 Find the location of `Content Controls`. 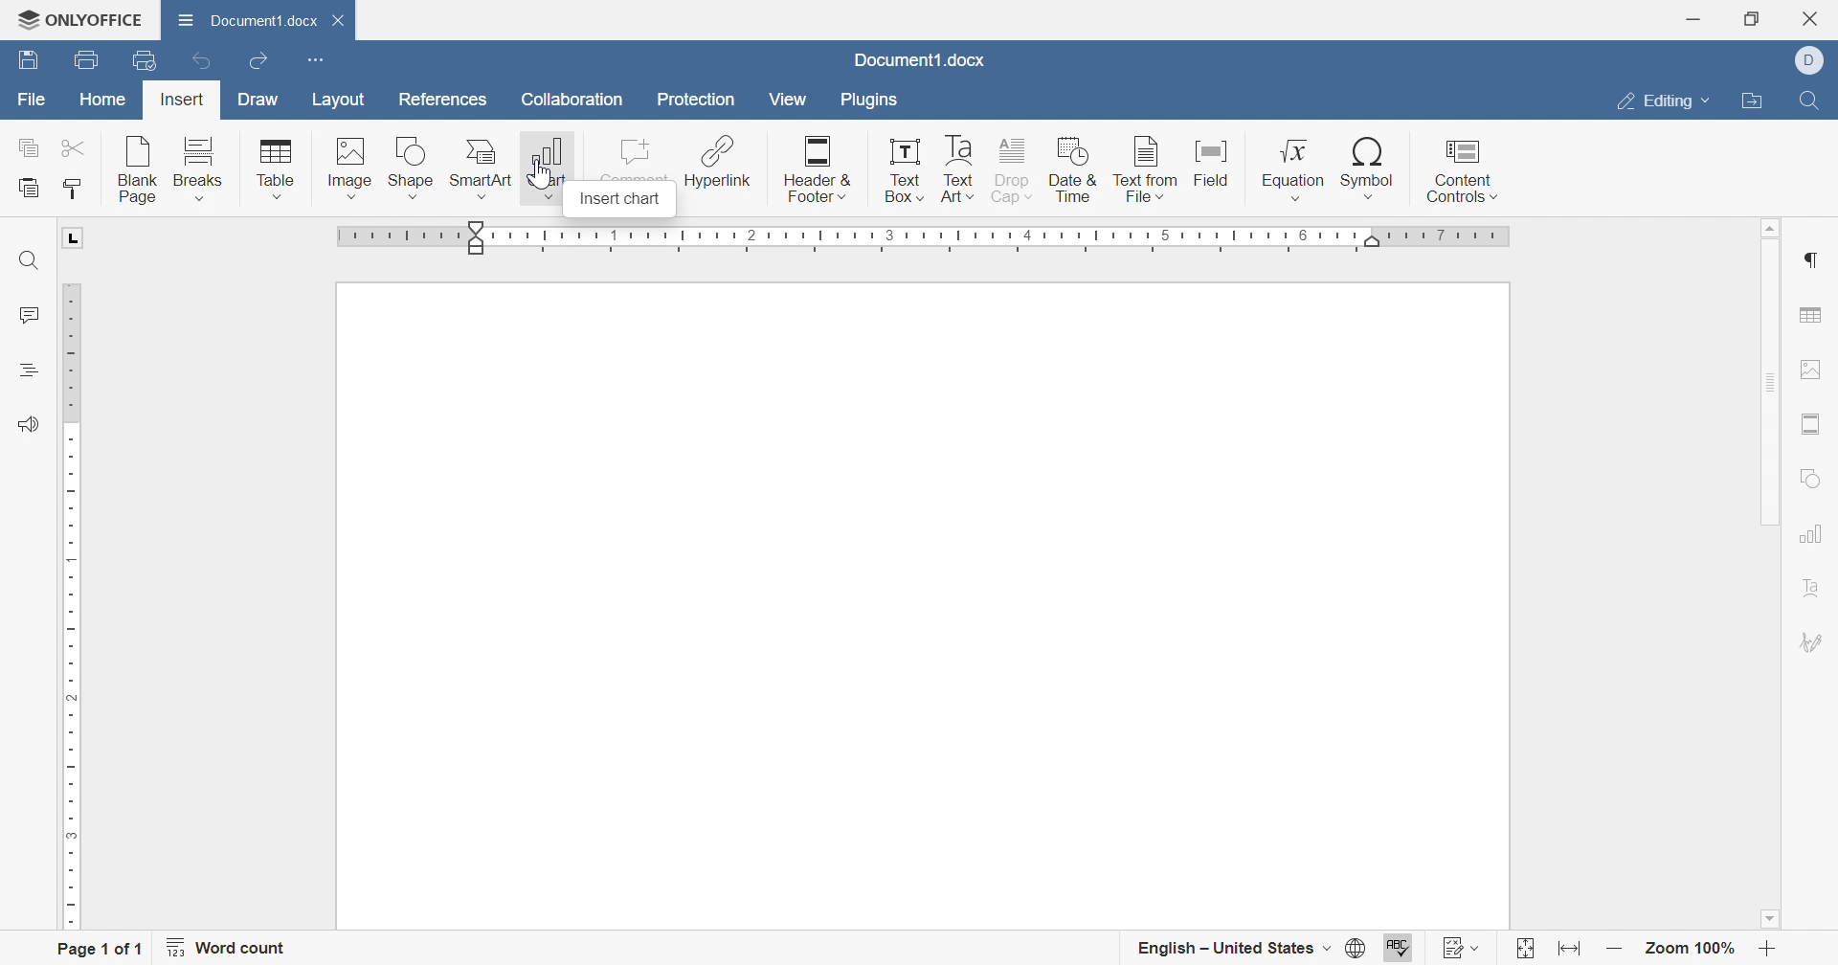

Content Controls is located at coordinates (1463, 170).